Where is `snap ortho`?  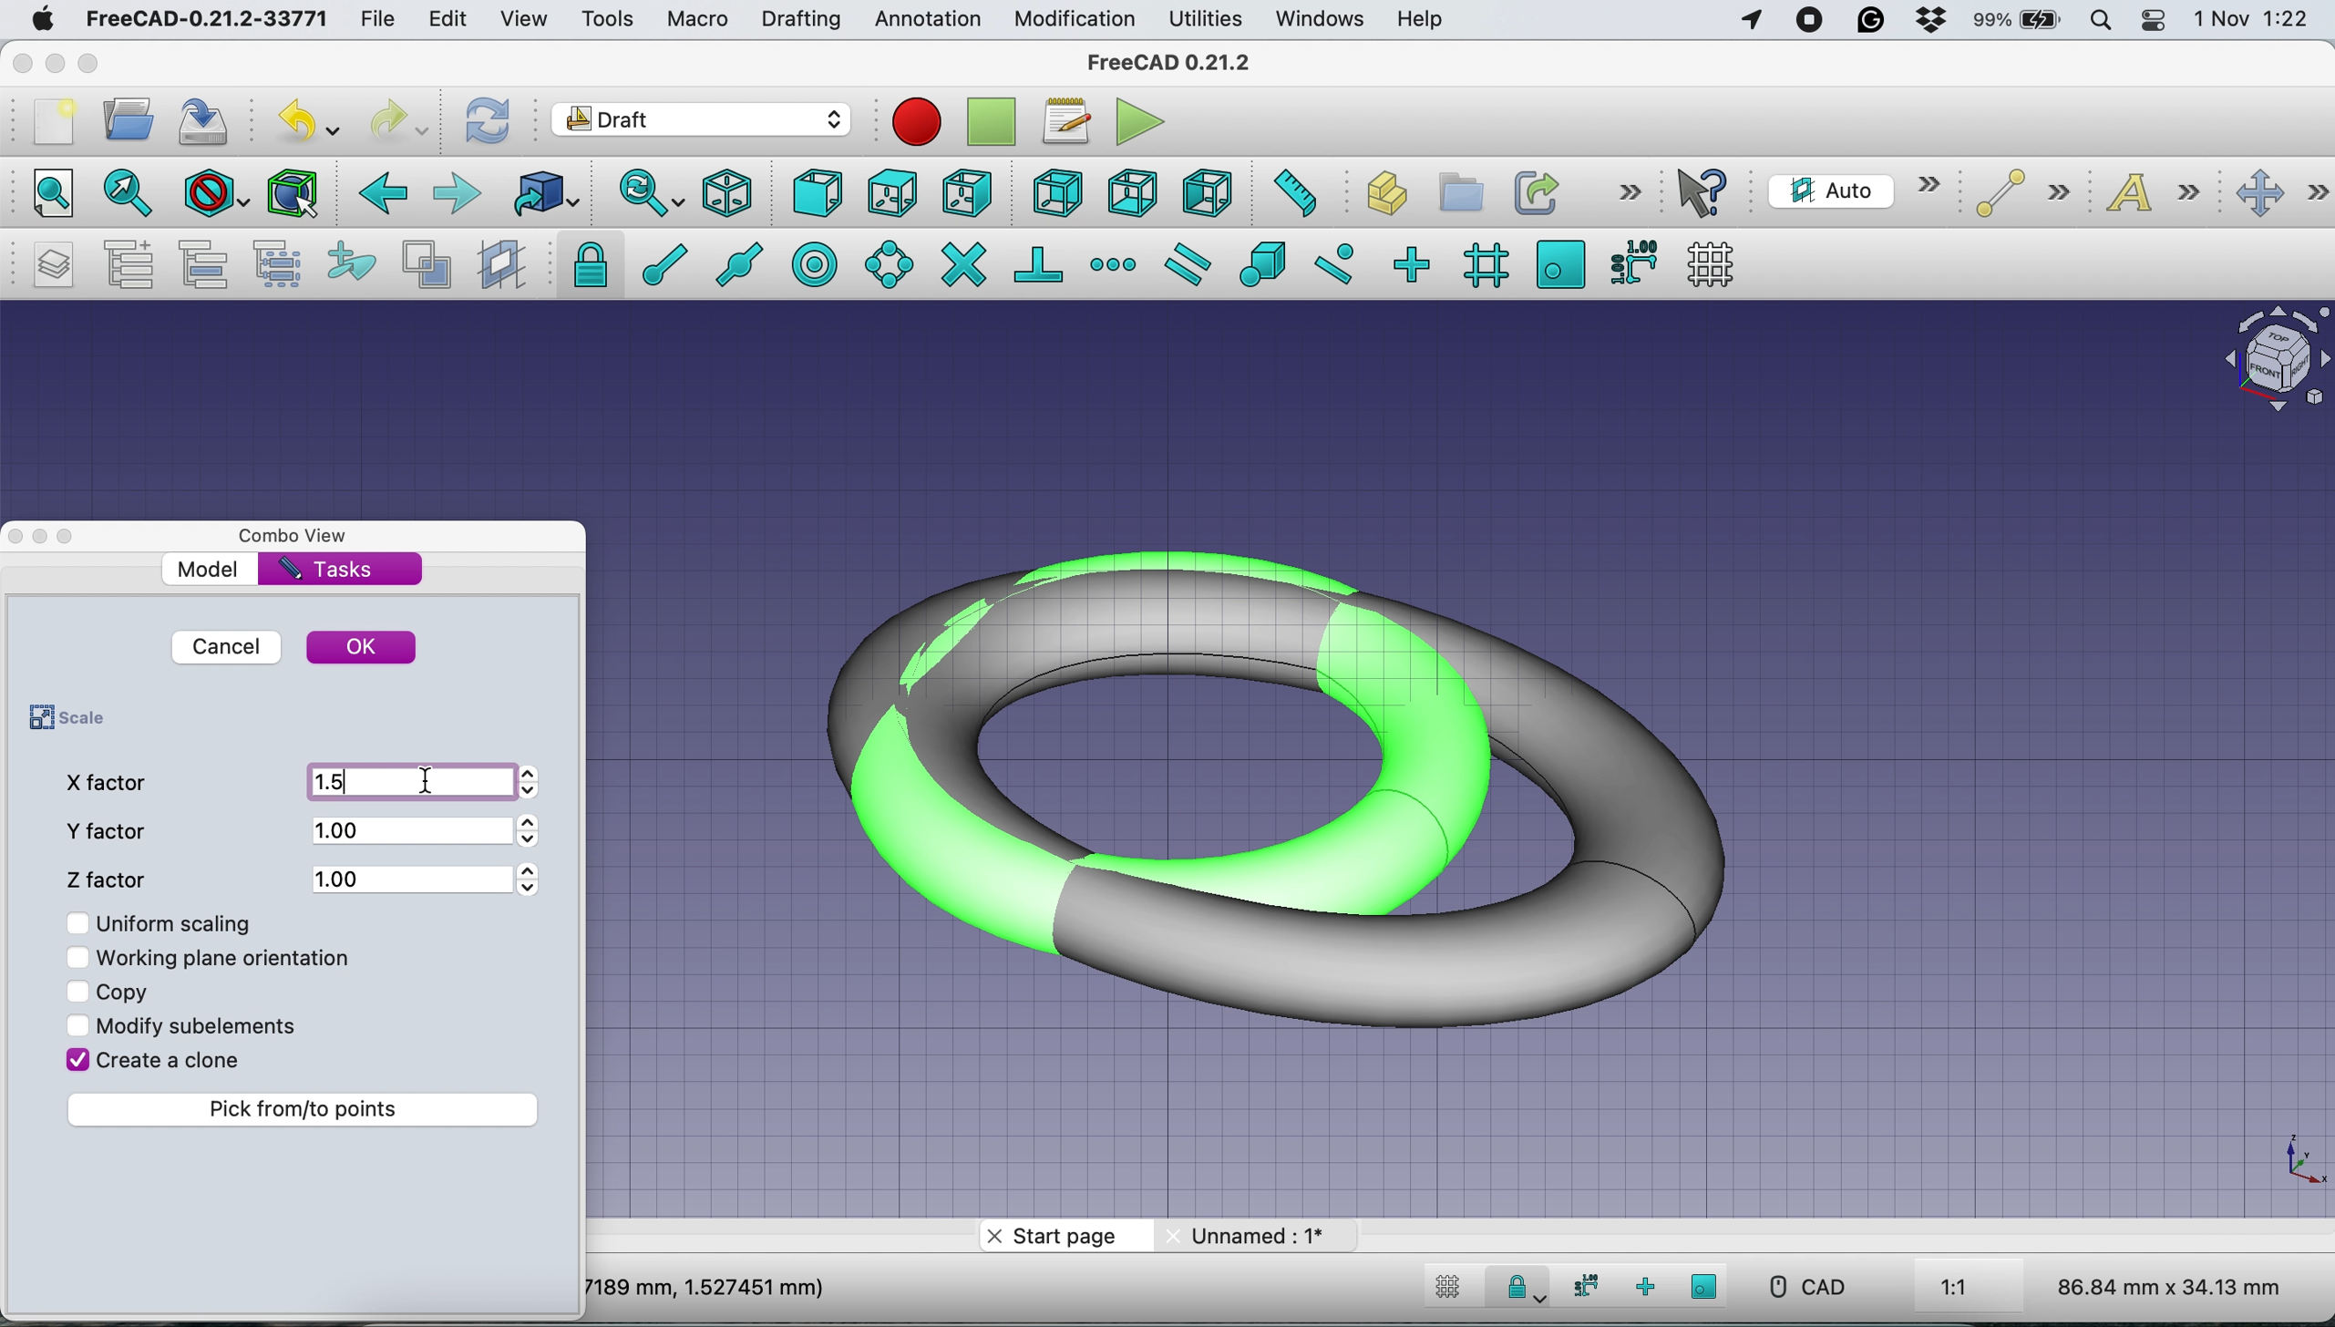 snap ortho is located at coordinates (1416, 262).